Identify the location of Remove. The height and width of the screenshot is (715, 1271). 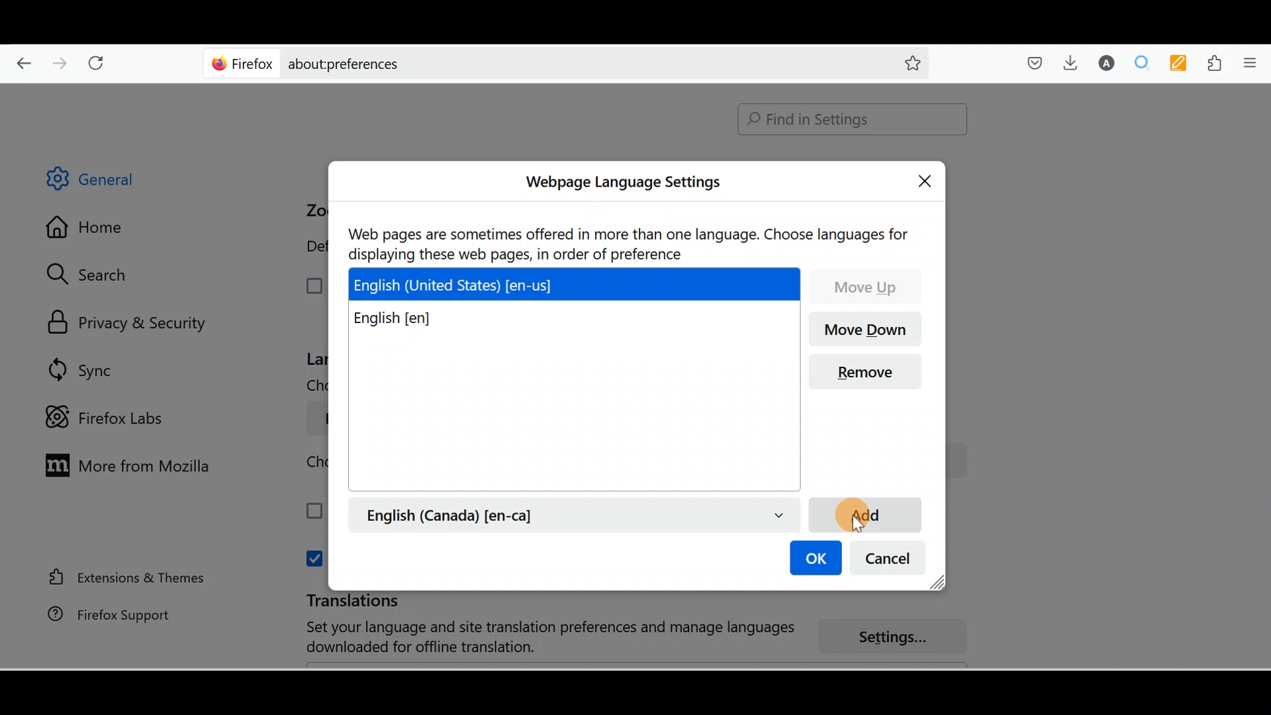
(871, 372).